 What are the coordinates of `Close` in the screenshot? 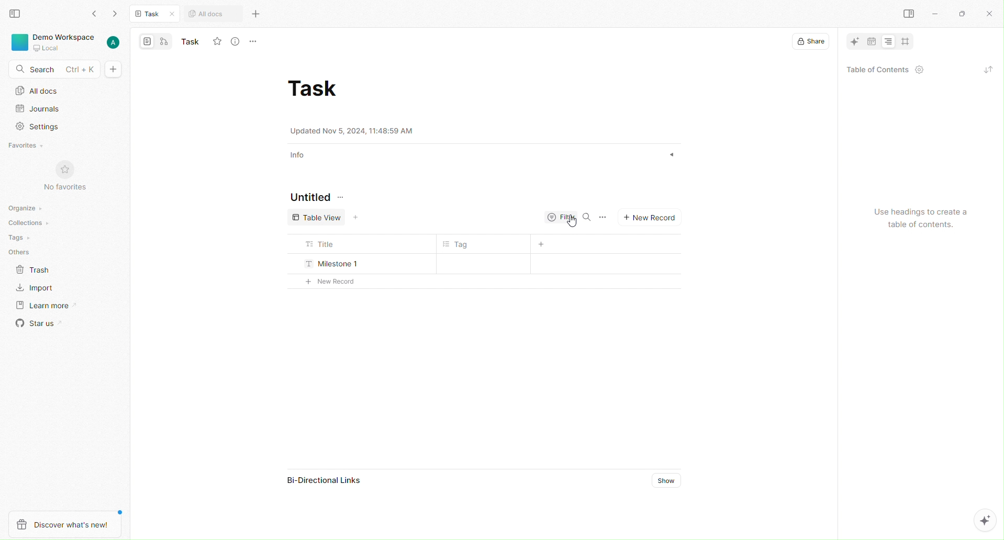 It's located at (989, 13).